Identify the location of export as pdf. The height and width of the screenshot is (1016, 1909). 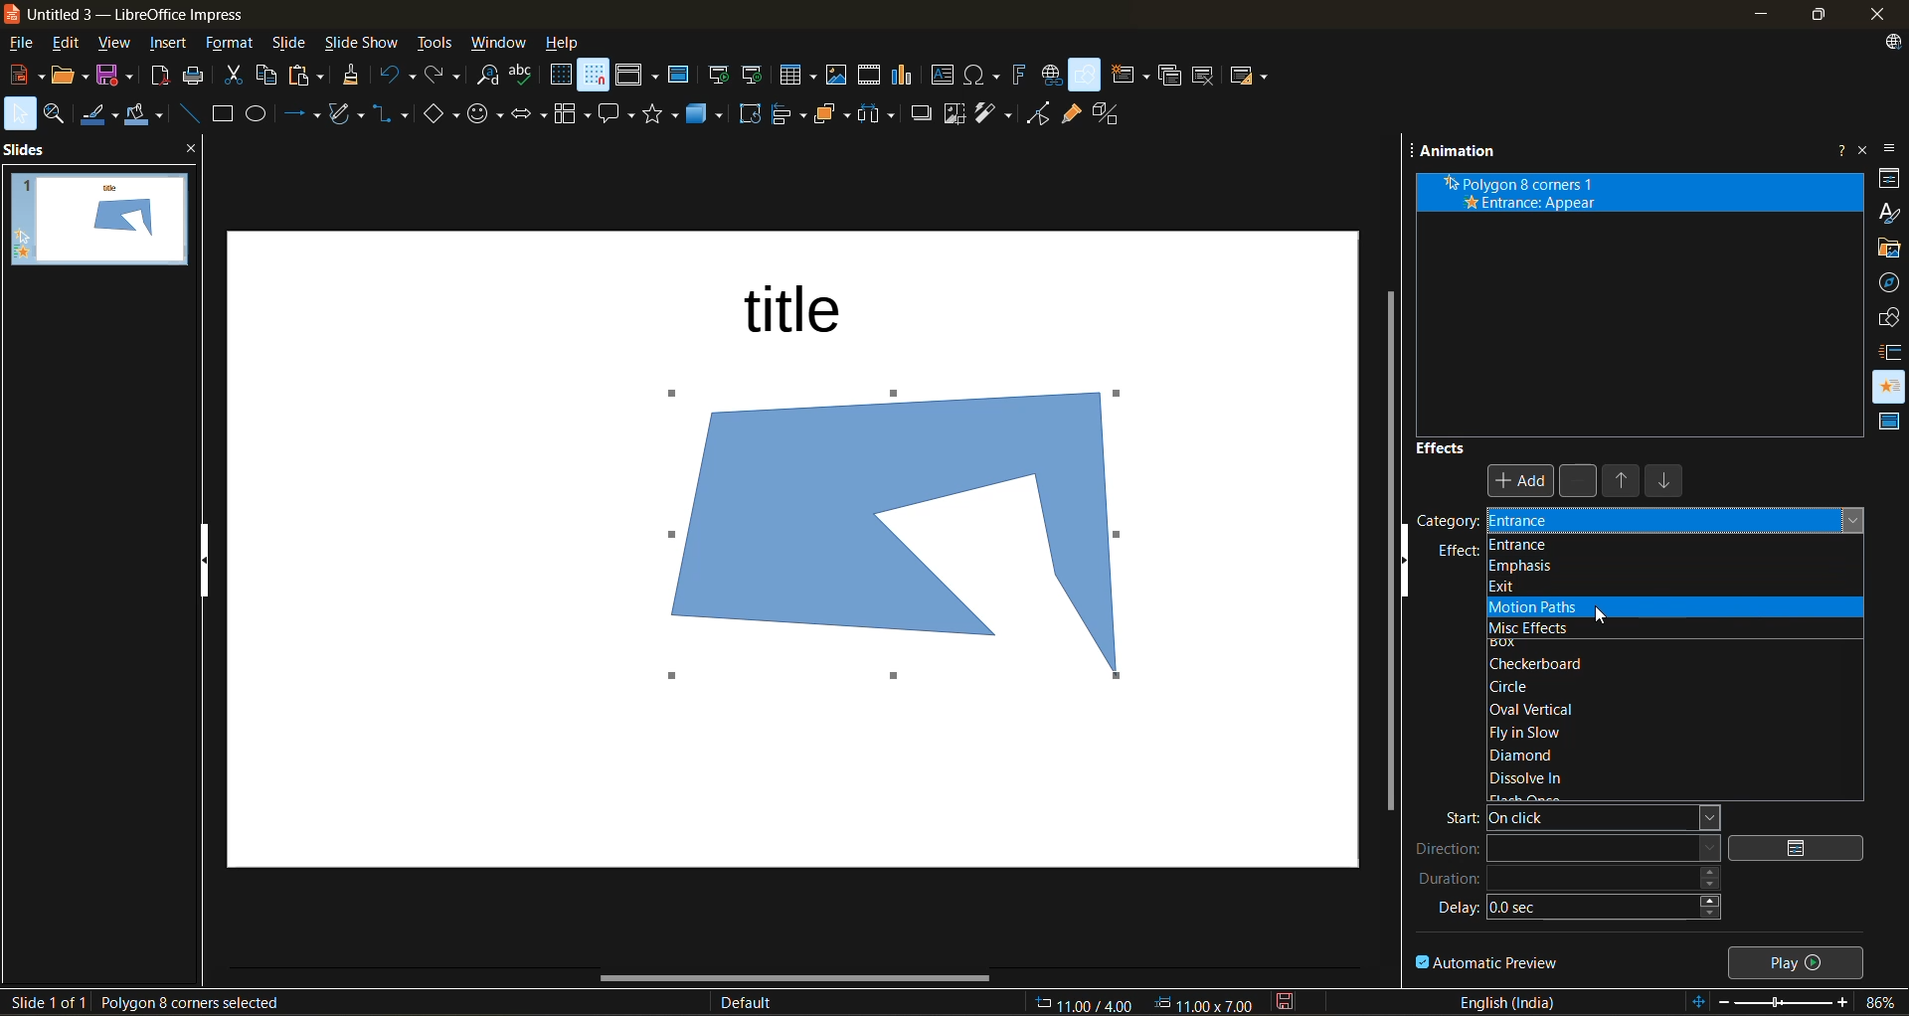
(158, 75).